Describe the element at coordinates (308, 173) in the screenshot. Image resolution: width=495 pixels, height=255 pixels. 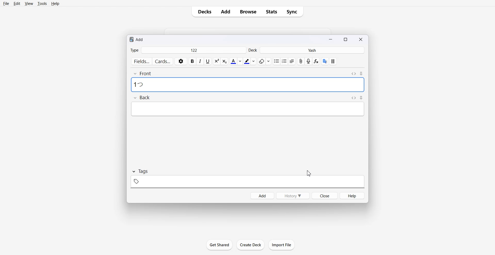
I see `Cursor` at that location.